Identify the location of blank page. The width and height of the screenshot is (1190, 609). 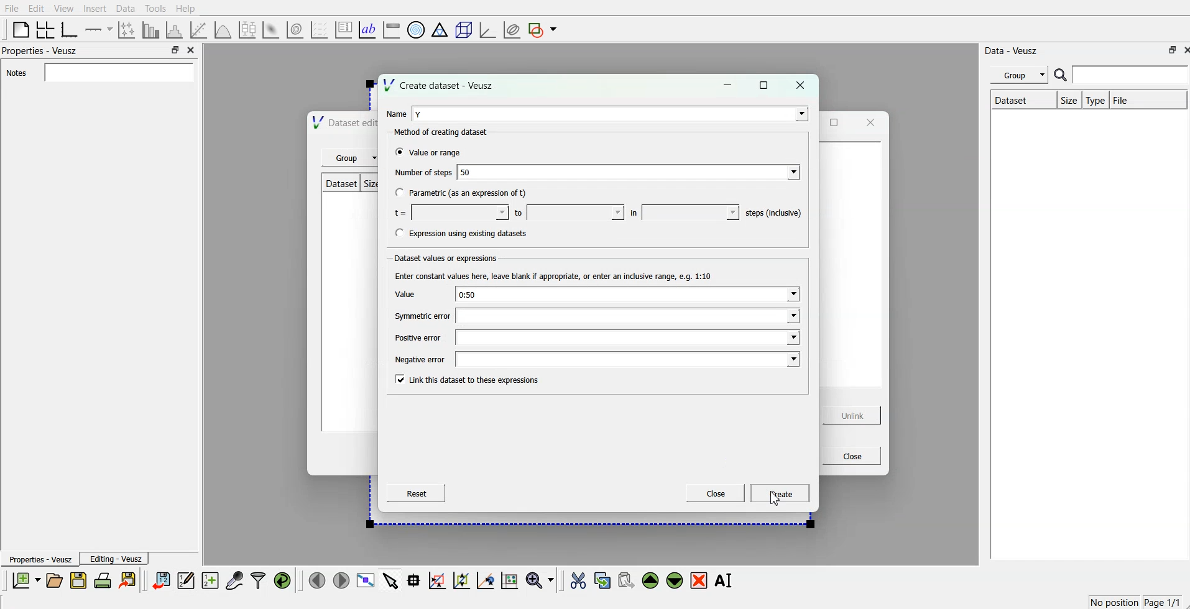
(19, 29).